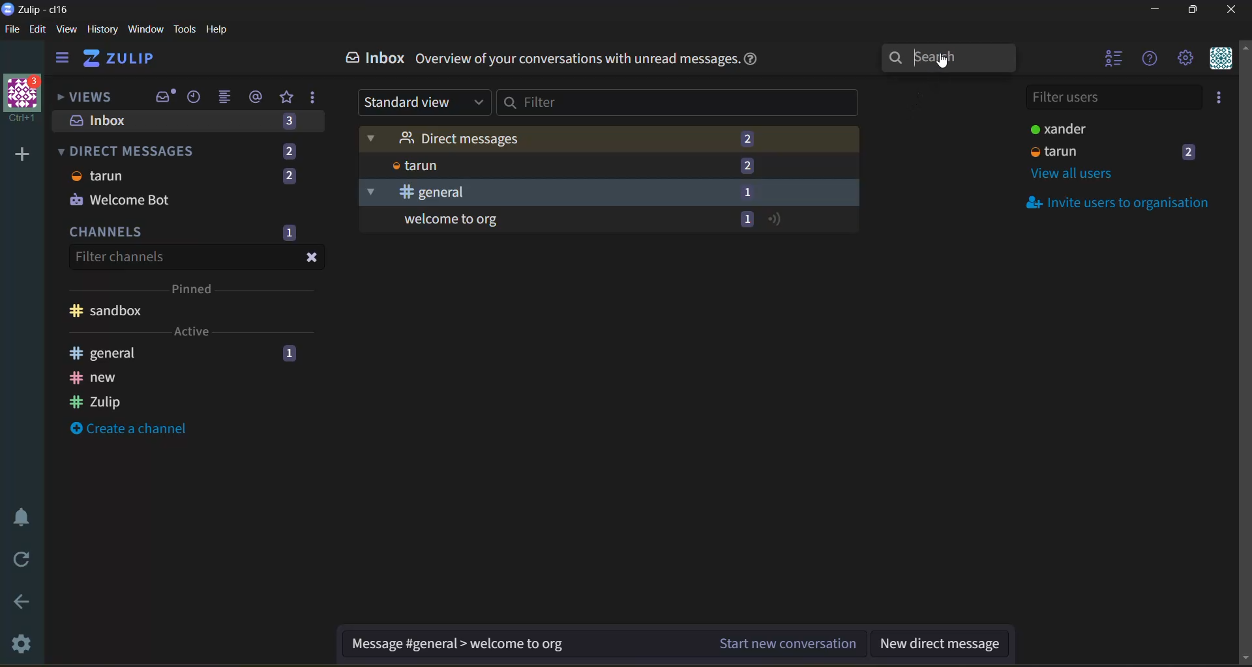  I want to click on tarun, so click(100, 176).